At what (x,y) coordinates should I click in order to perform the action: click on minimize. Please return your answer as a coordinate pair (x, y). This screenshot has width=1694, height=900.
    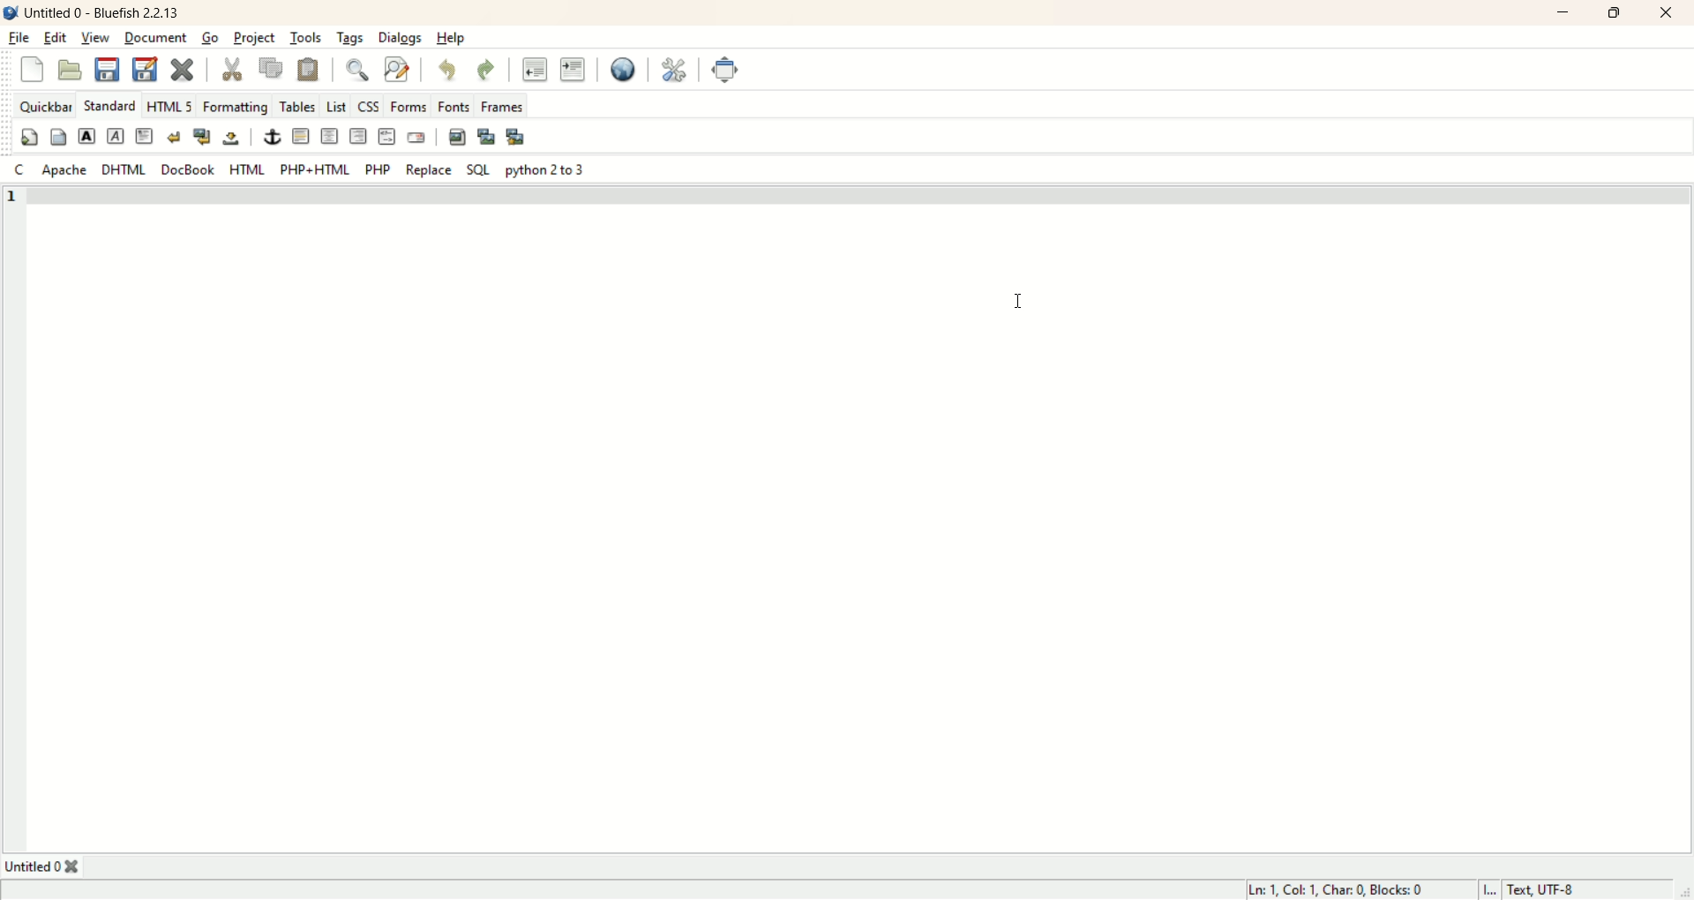
    Looking at the image, I should click on (1565, 13).